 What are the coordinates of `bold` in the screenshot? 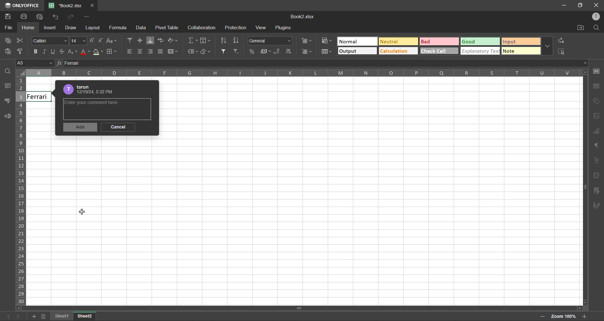 It's located at (34, 52).